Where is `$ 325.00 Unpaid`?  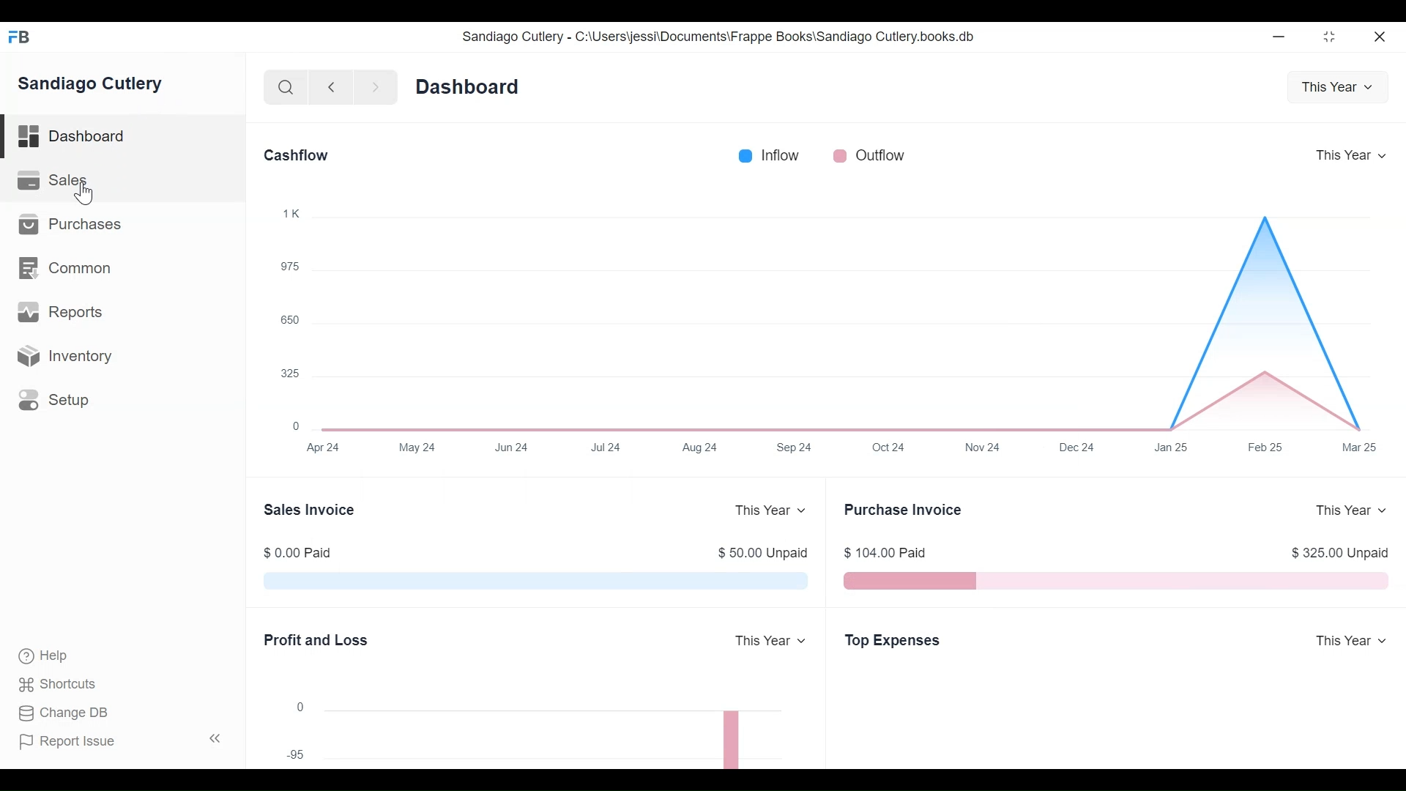 $ 325.00 Unpaid is located at coordinates (1341, 555).